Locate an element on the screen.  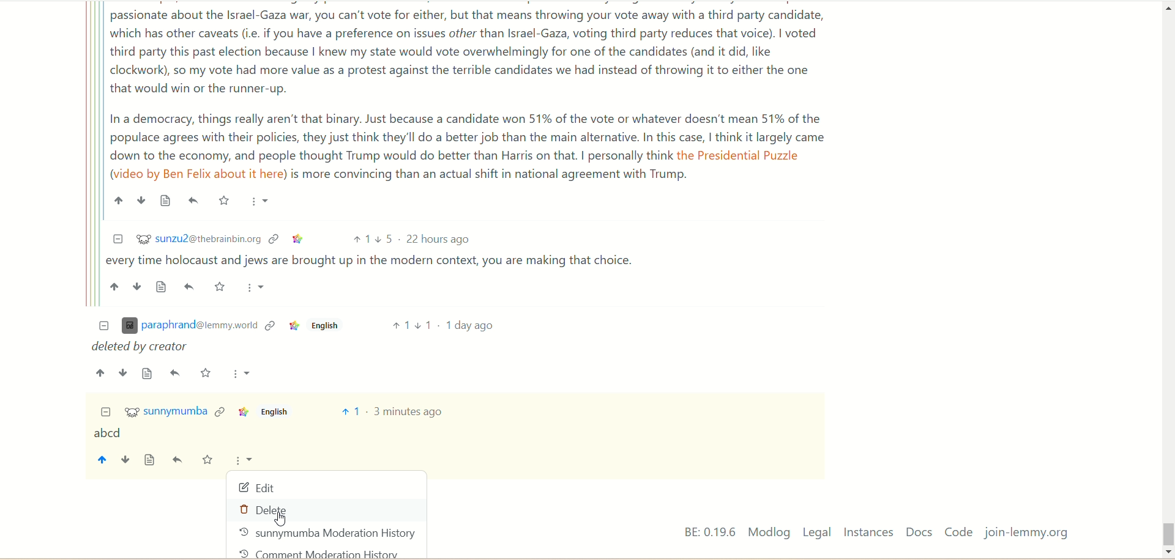
more is located at coordinates (245, 462).